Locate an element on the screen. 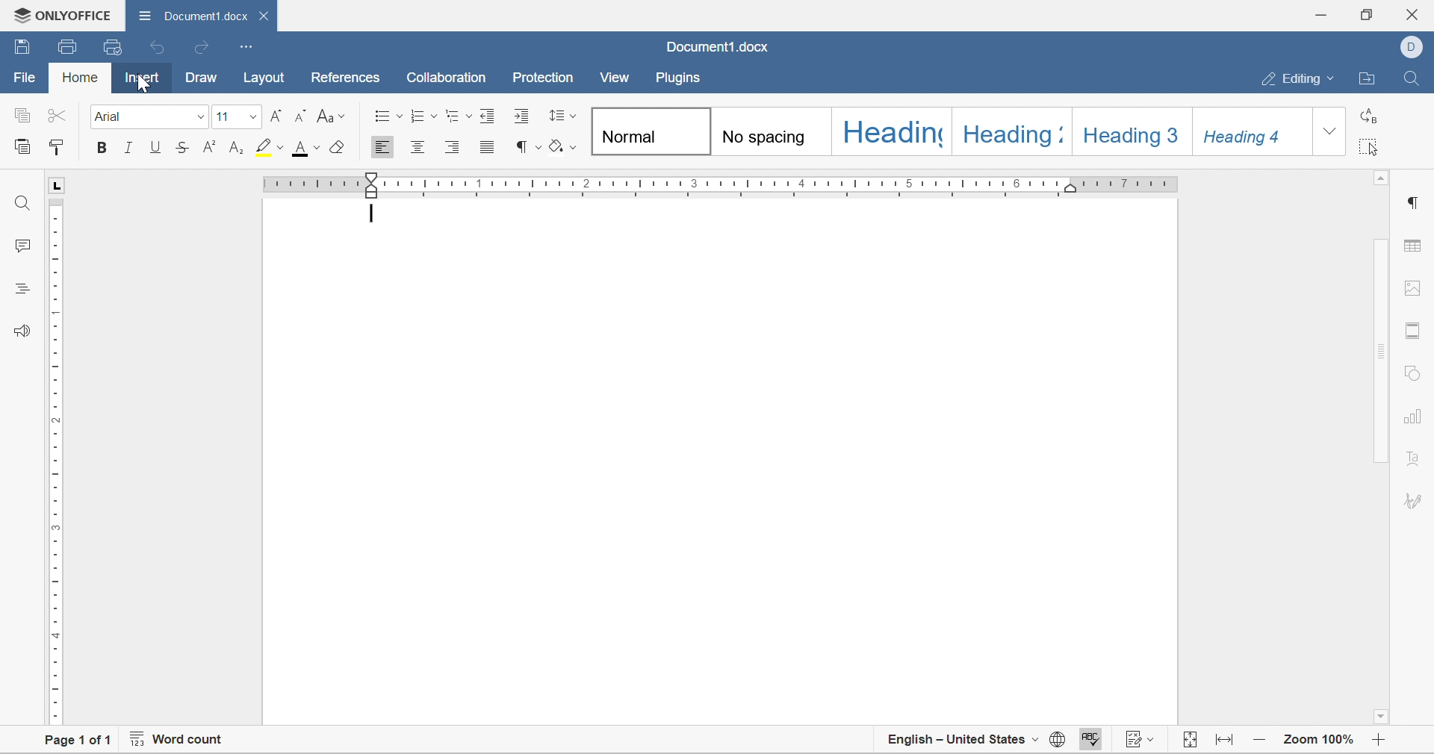 Image resolution: width=1434 pixels, height=754 pixels. Shading is located at coordinates (562, 146).